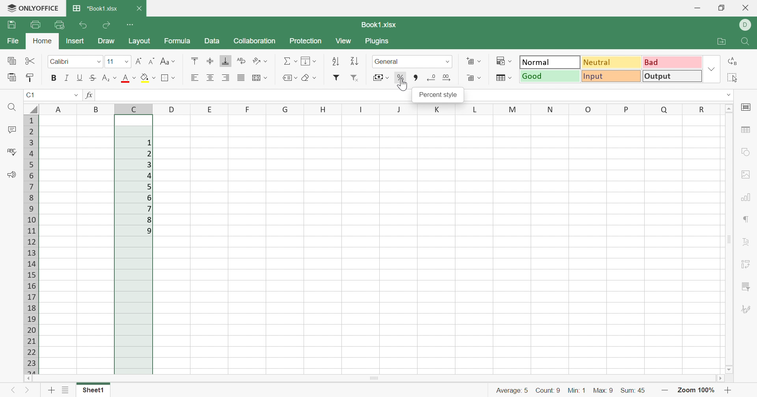  I want to click on Q, so click(660, 109).